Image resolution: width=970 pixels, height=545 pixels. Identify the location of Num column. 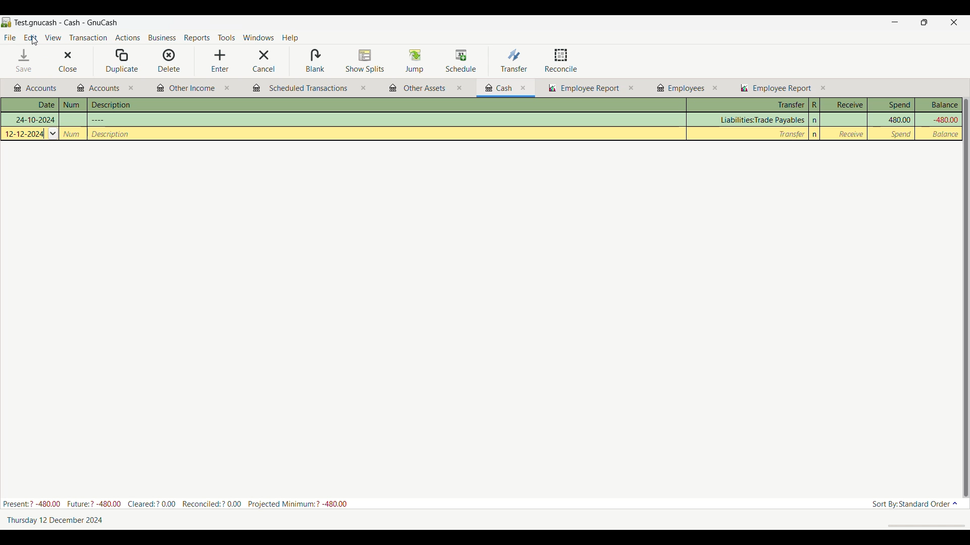
(71, 105).